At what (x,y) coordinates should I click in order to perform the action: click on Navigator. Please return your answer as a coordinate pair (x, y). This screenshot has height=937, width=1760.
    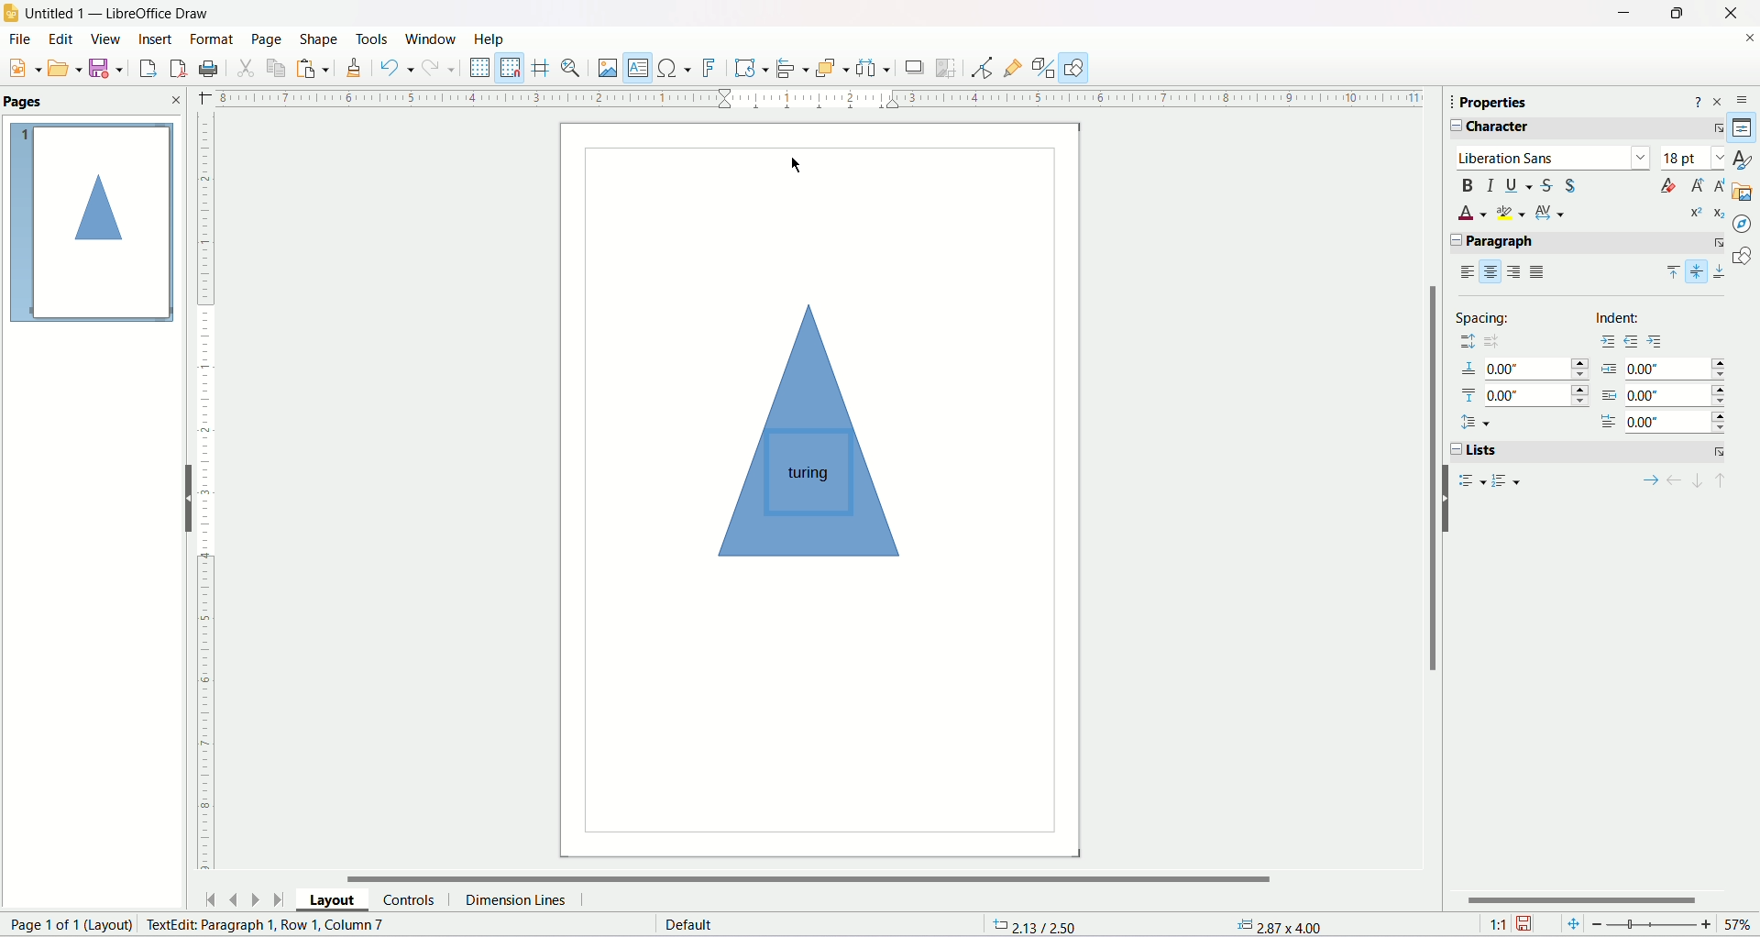
    Looking at the image, I should click on (1744, 222).